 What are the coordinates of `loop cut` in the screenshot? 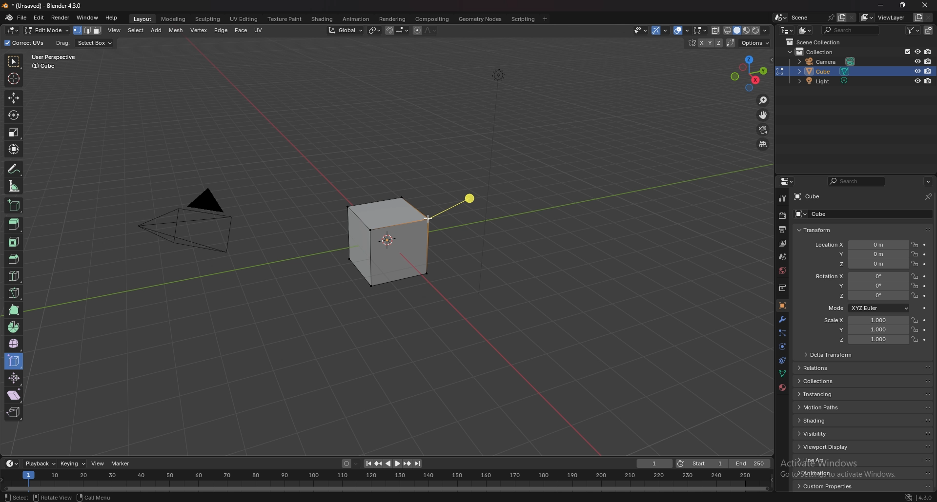 It's located at (14, 276).